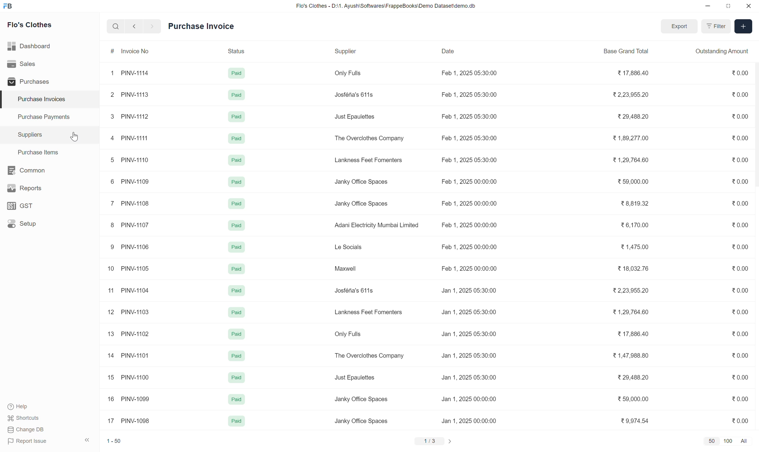  What do you see at coordinates (740, 182) in the screenshot?
I see `0.00` at bounding box center [740, 182].